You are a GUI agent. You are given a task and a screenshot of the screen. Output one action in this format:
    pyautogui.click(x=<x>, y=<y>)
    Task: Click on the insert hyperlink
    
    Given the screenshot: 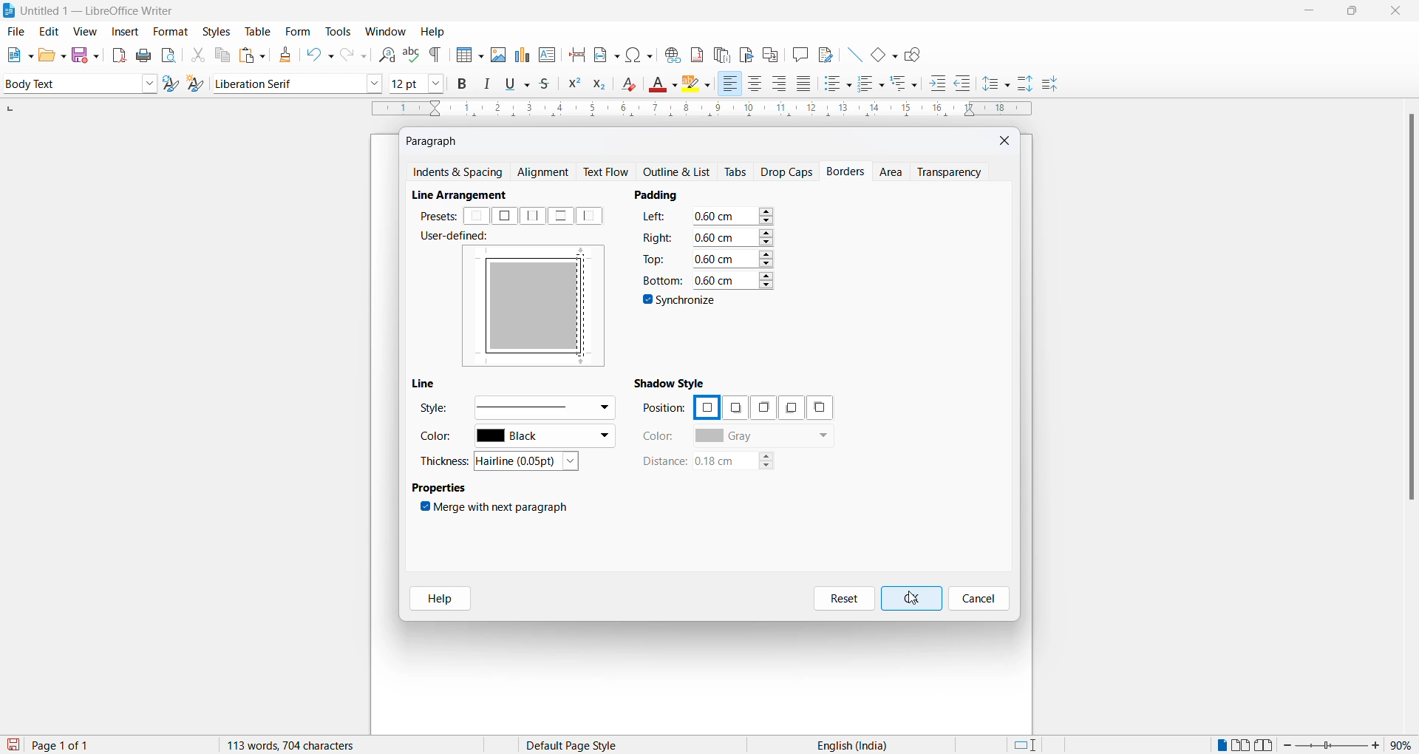 What is the action you would take?
    pyautogui.click(x=670, y=52)
    